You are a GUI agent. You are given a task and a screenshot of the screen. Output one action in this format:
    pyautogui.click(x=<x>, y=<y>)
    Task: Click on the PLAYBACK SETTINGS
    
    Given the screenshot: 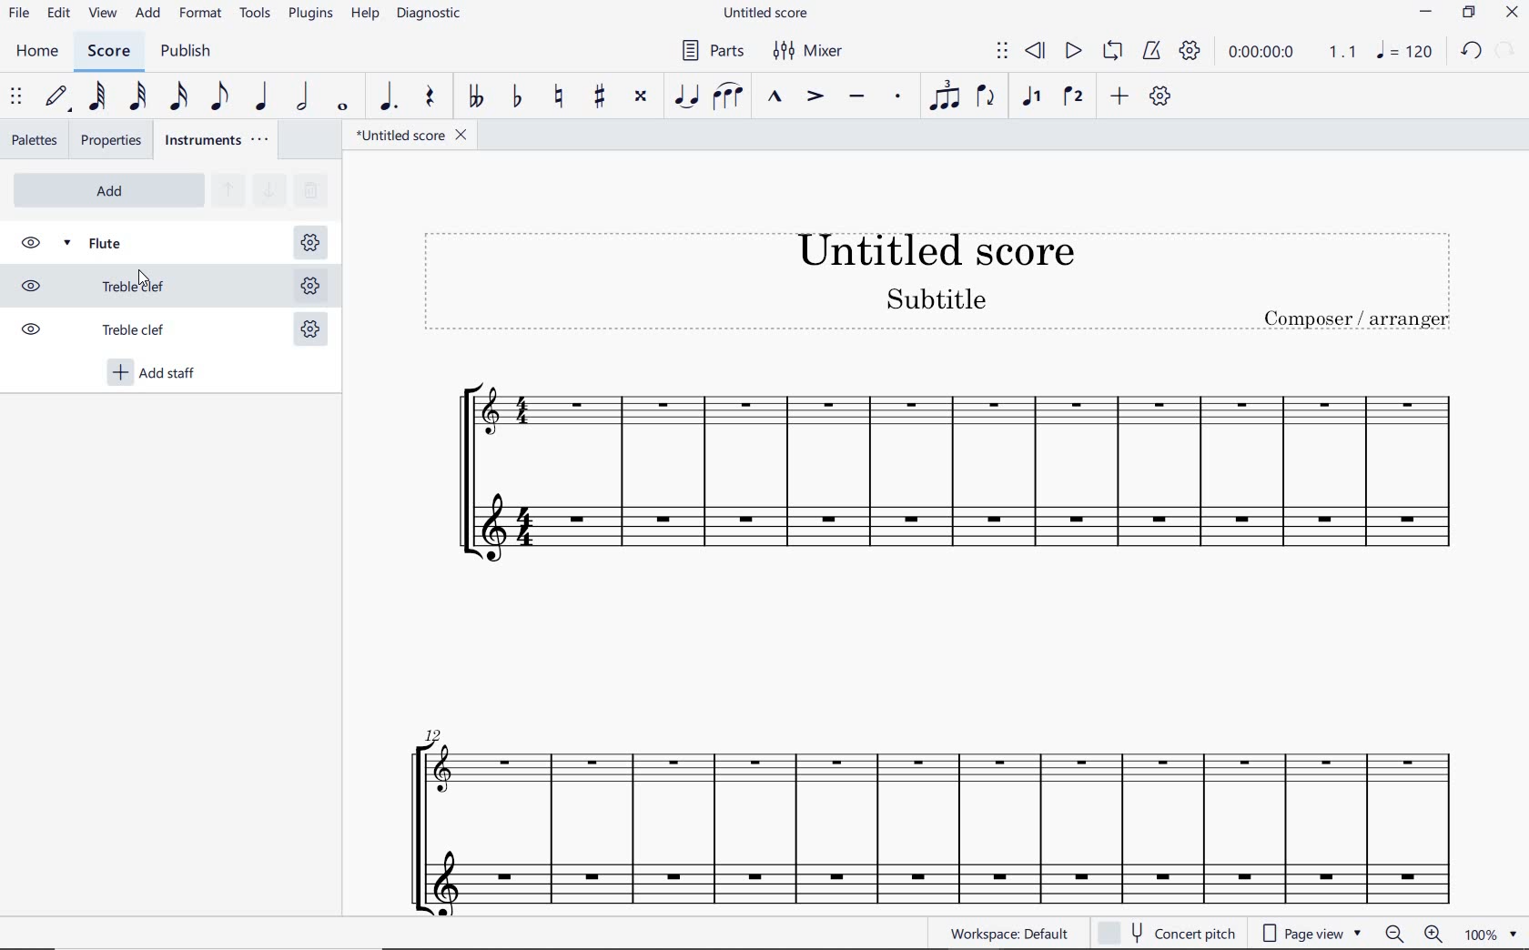 What is the action you would take?
    pyautogui.click(x=1190, y=52)
    